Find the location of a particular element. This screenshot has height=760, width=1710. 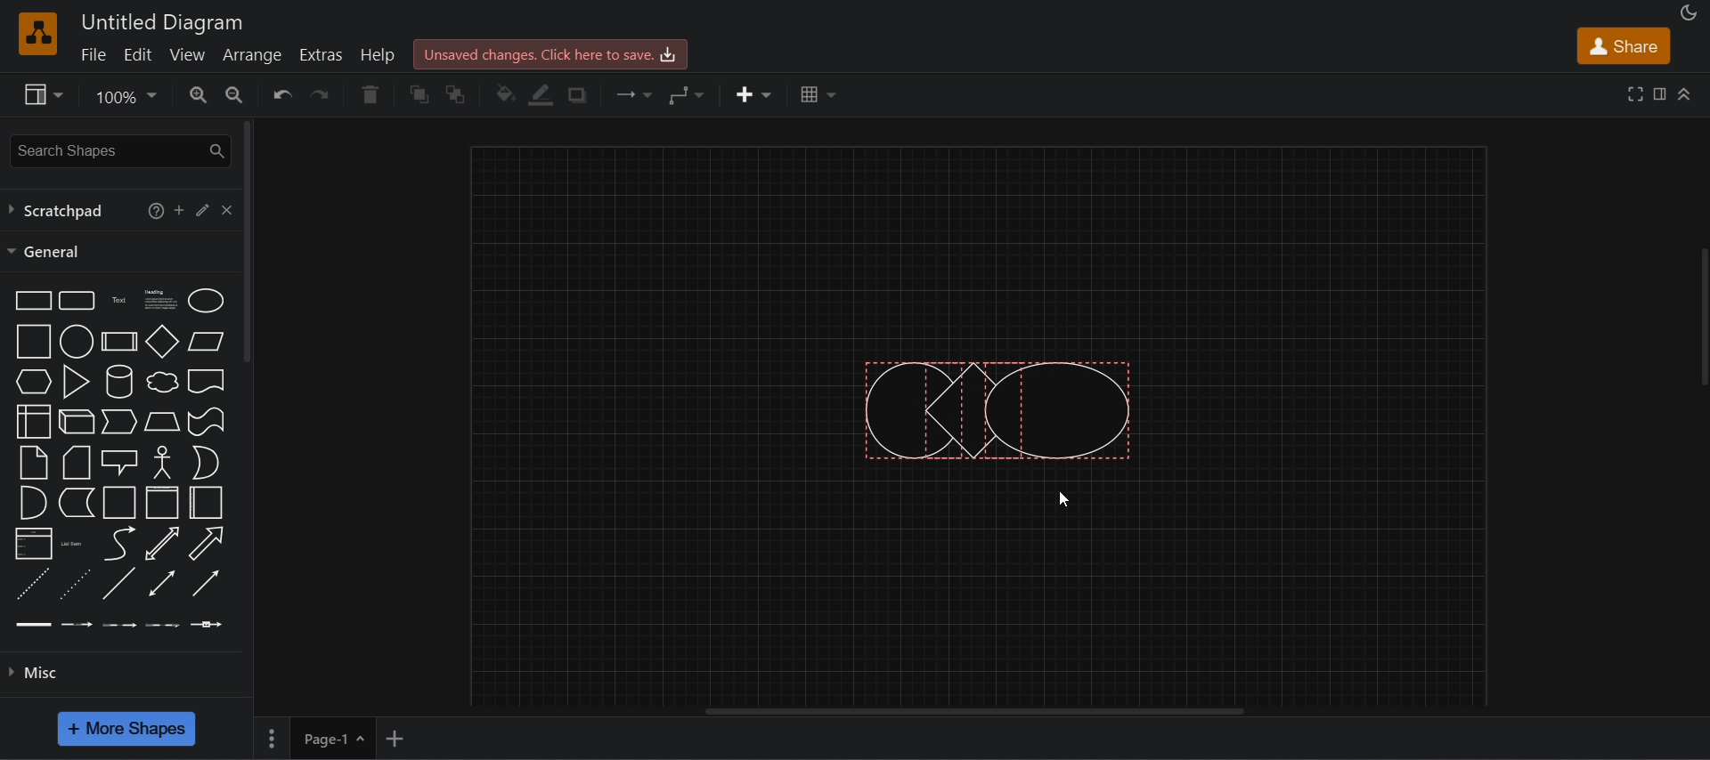

document is located at coordinates (207, 381).